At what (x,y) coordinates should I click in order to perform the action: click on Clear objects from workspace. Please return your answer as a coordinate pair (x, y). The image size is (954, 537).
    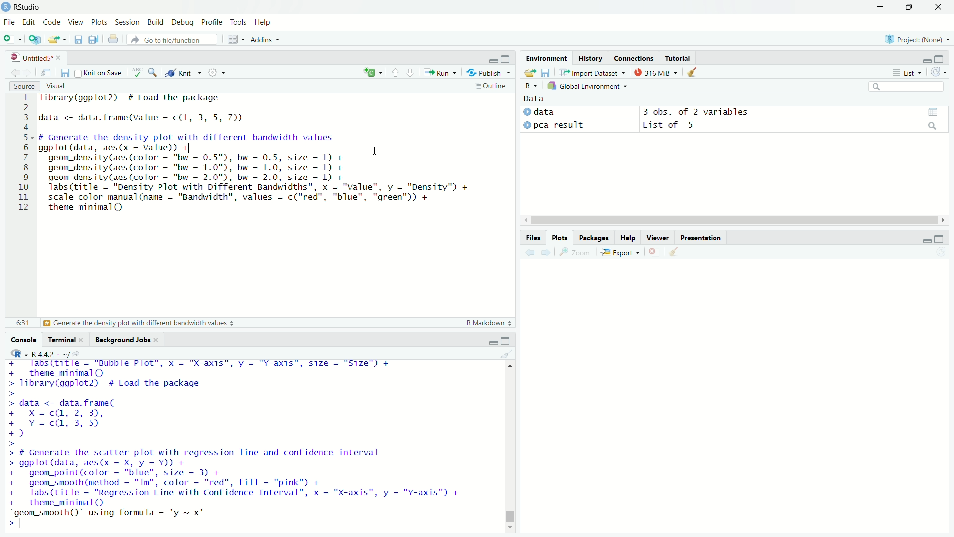
    Looking at the image, I should click on (693, 72).